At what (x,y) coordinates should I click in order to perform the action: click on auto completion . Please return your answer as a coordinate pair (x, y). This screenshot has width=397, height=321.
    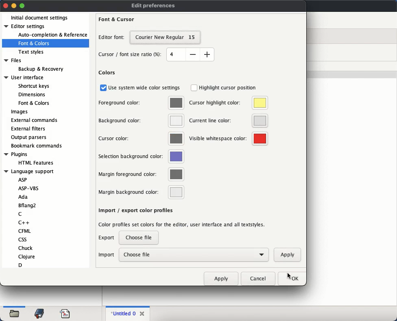
    Looking at the image, I should click on (52, 35).